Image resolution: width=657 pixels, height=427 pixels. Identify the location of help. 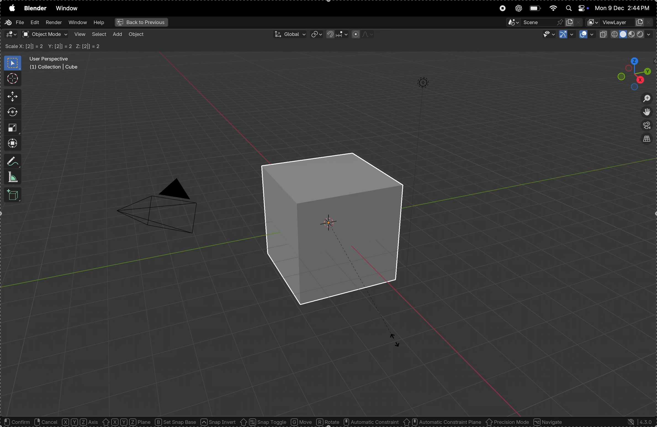
(99, 22).